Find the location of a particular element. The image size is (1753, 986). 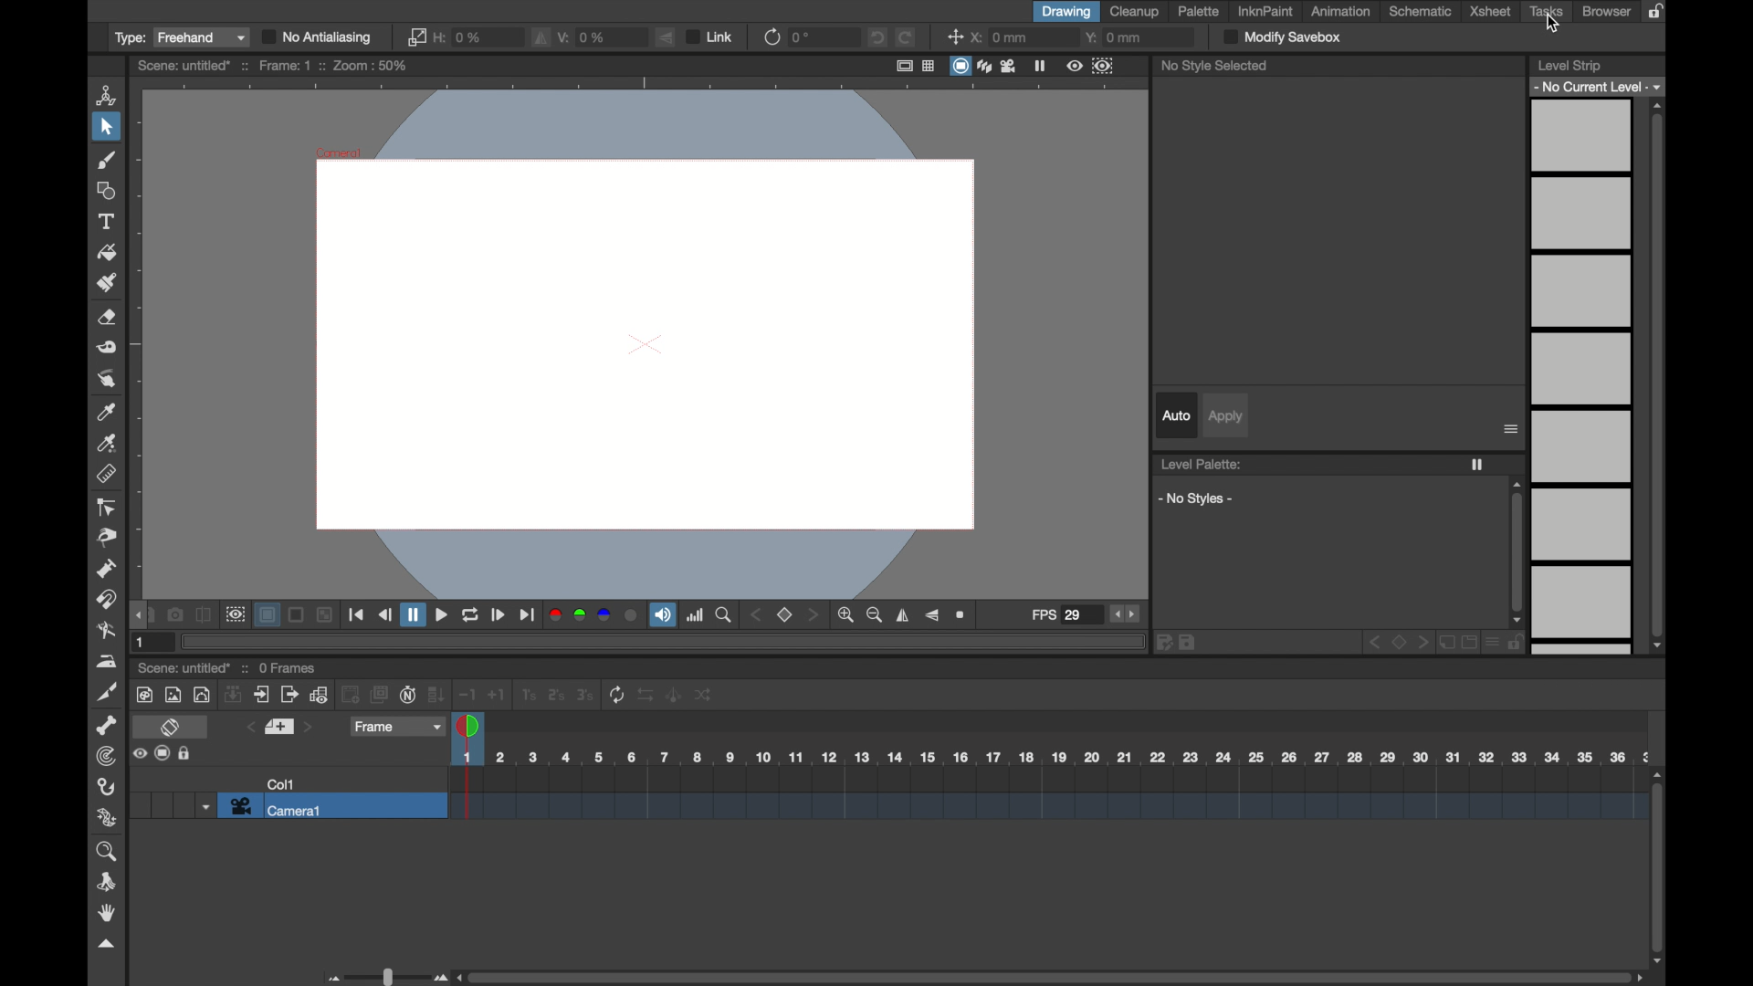

zoom is located at coordinates (109, 853).